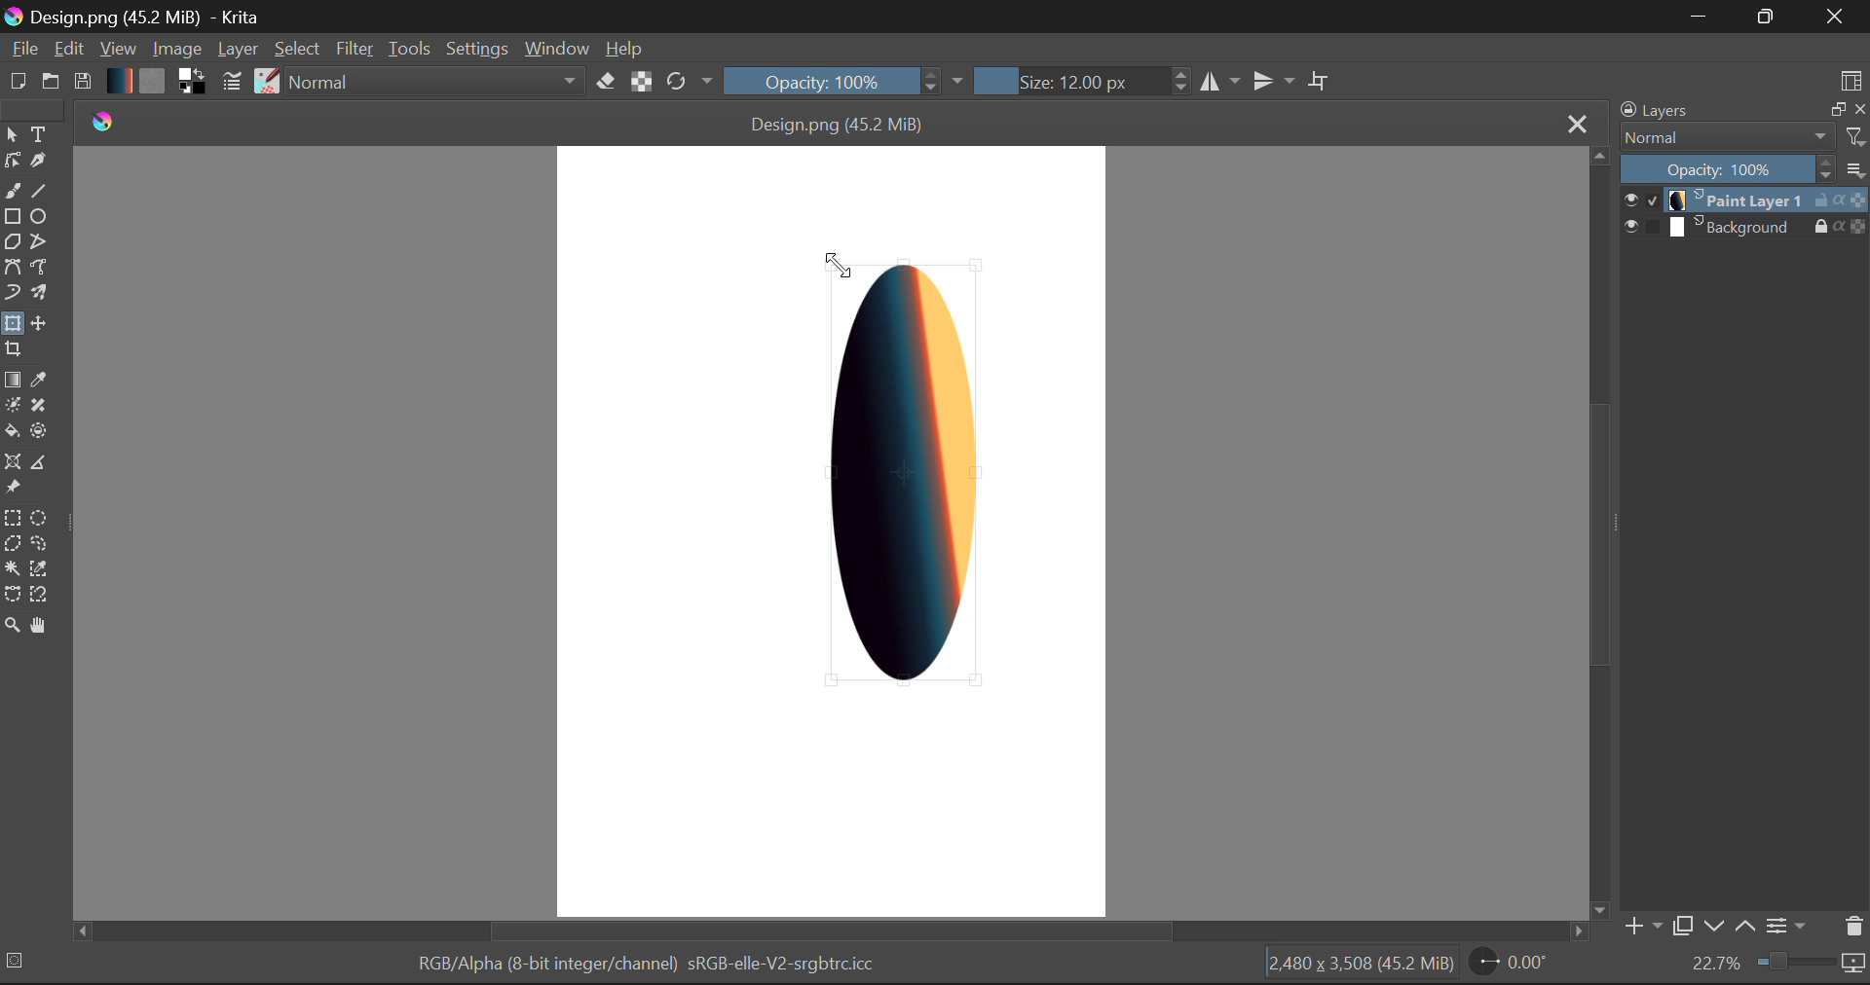 This screenshot has height=985, width=1870. What do you see at coordinates (1641, 927) in the screenshot?
I see `Add Layer` at bounding box center [1641, 927].